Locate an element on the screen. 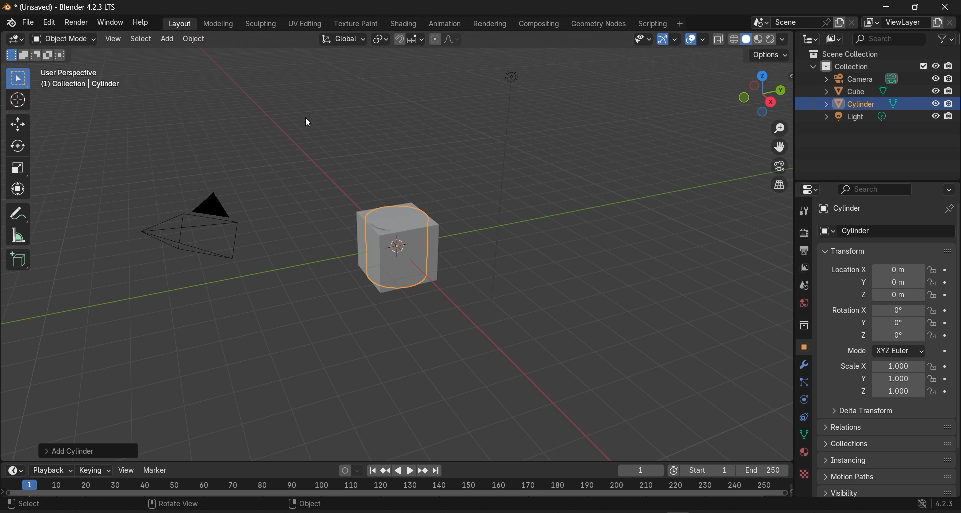  rotate view is located at coordinates (173, 505).